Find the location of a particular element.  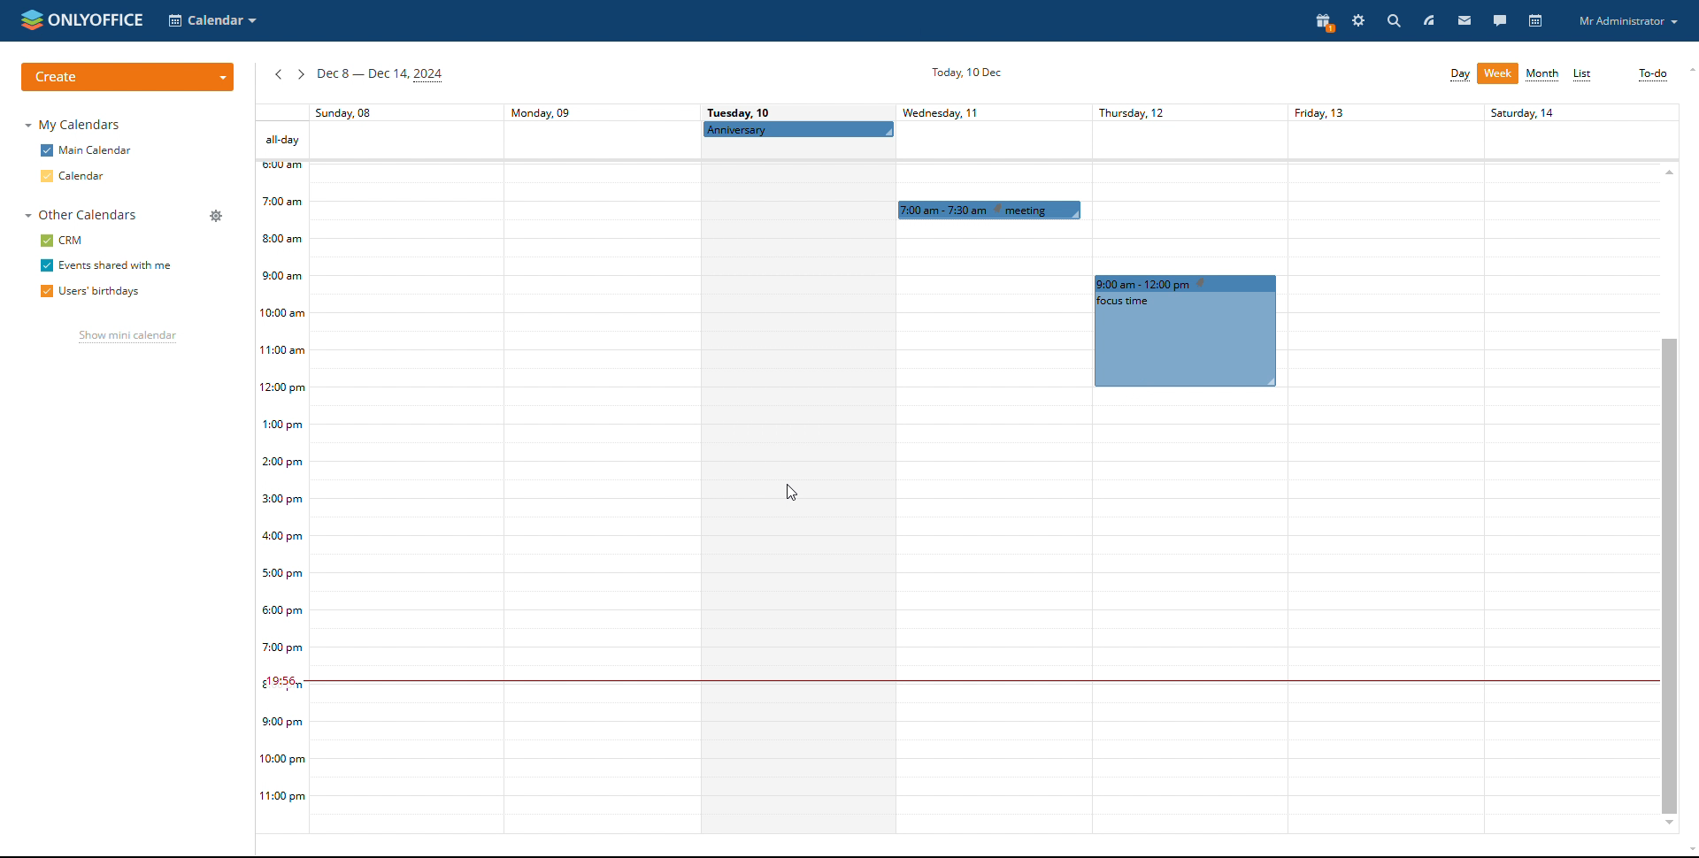

Wednesday, 11 is located at coordinates (958, 111).